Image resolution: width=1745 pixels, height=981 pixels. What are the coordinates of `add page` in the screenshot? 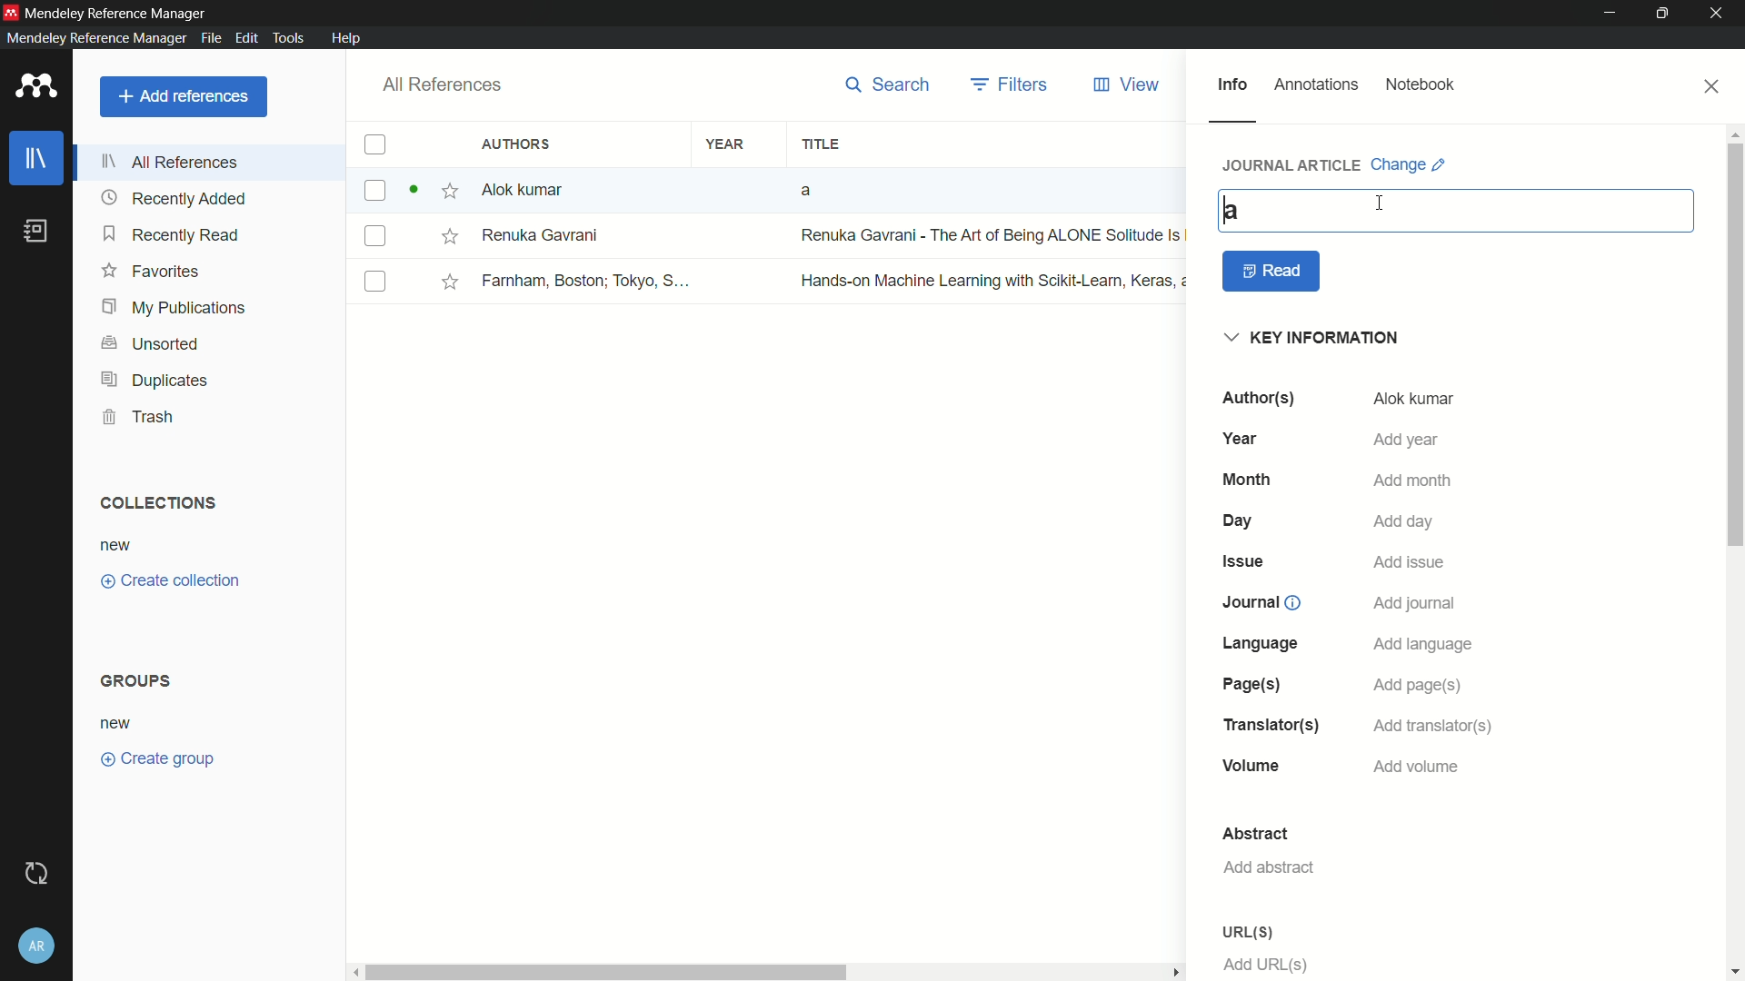 It's located at (1416, 687).